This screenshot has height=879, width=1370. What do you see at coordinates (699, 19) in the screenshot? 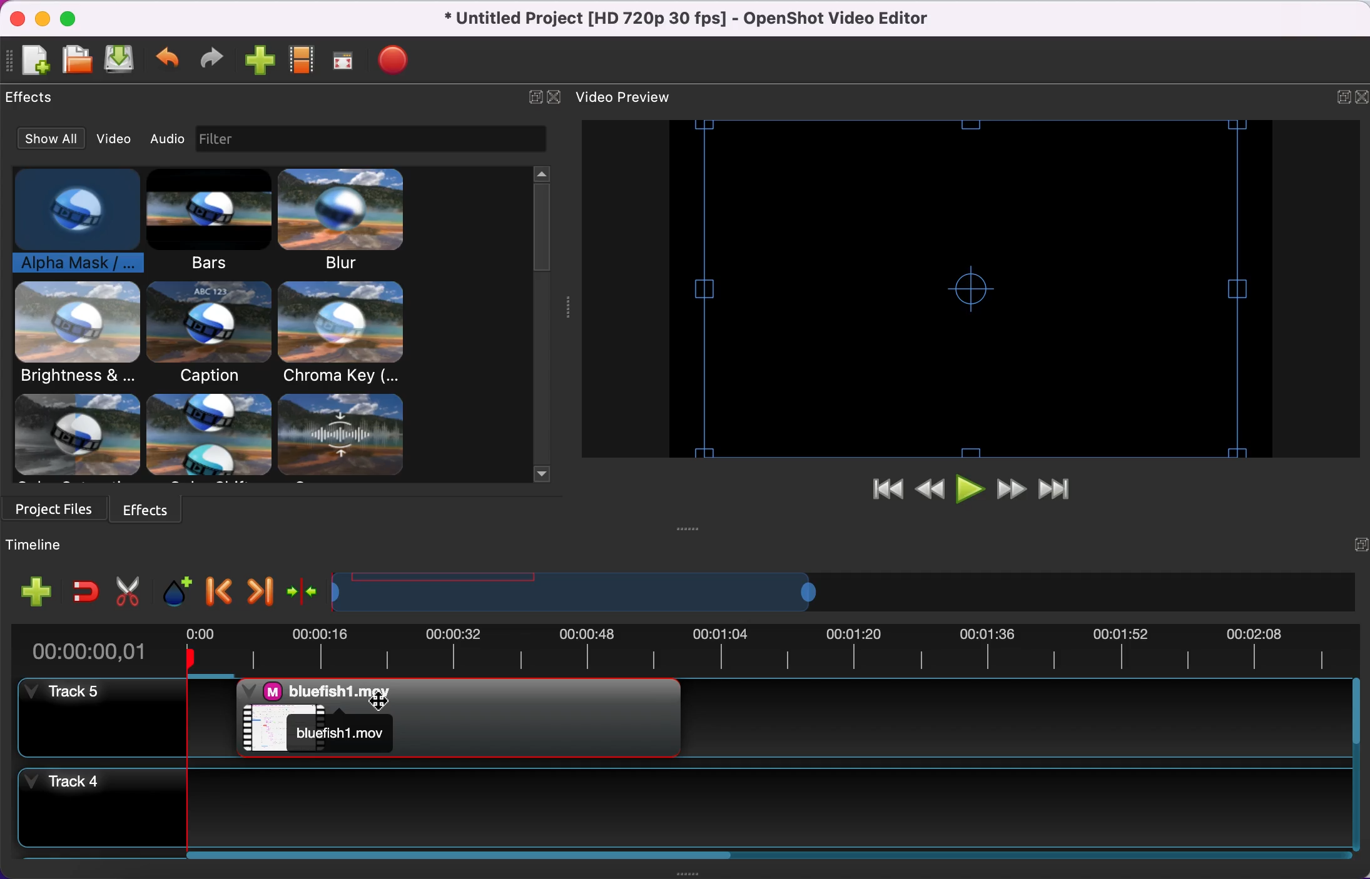
I see `title` at bounding box center [699, 19].